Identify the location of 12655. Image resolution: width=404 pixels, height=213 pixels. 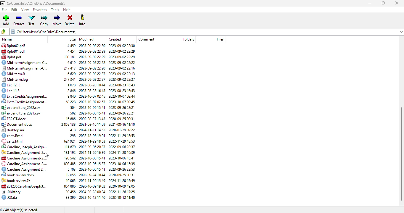
(71, 175).